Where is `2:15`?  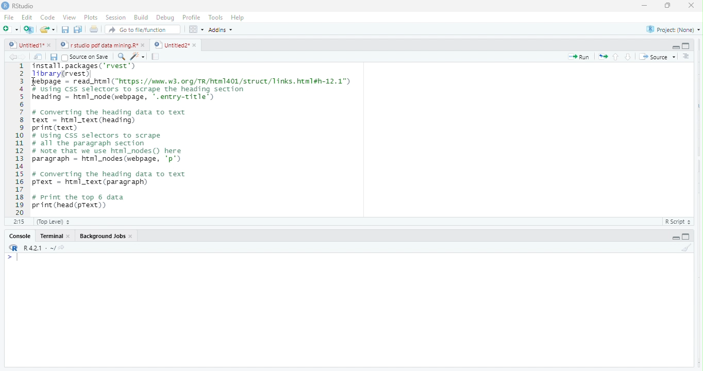 2:15 is located at coordinates (19, 221).